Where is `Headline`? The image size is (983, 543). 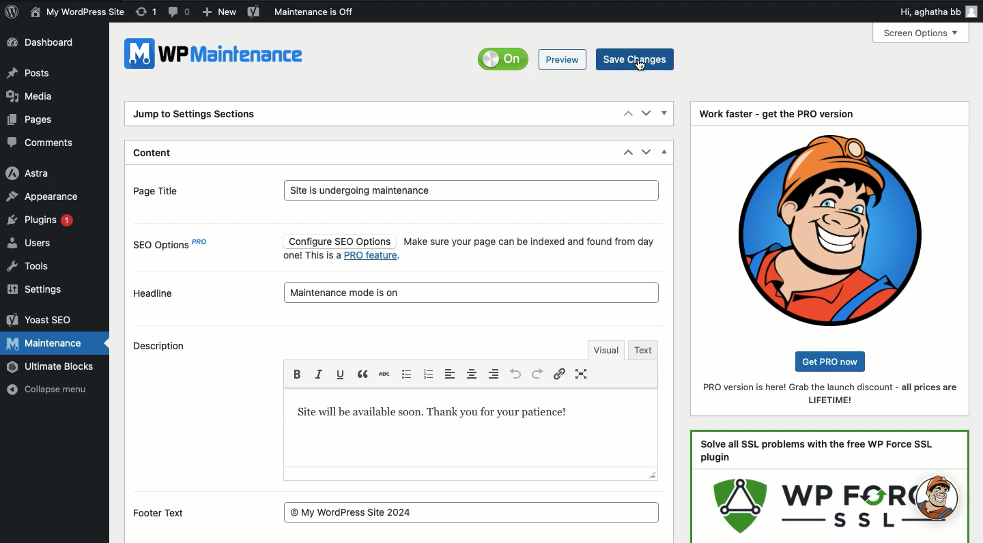
Headline is located at coordinates (154, 293).